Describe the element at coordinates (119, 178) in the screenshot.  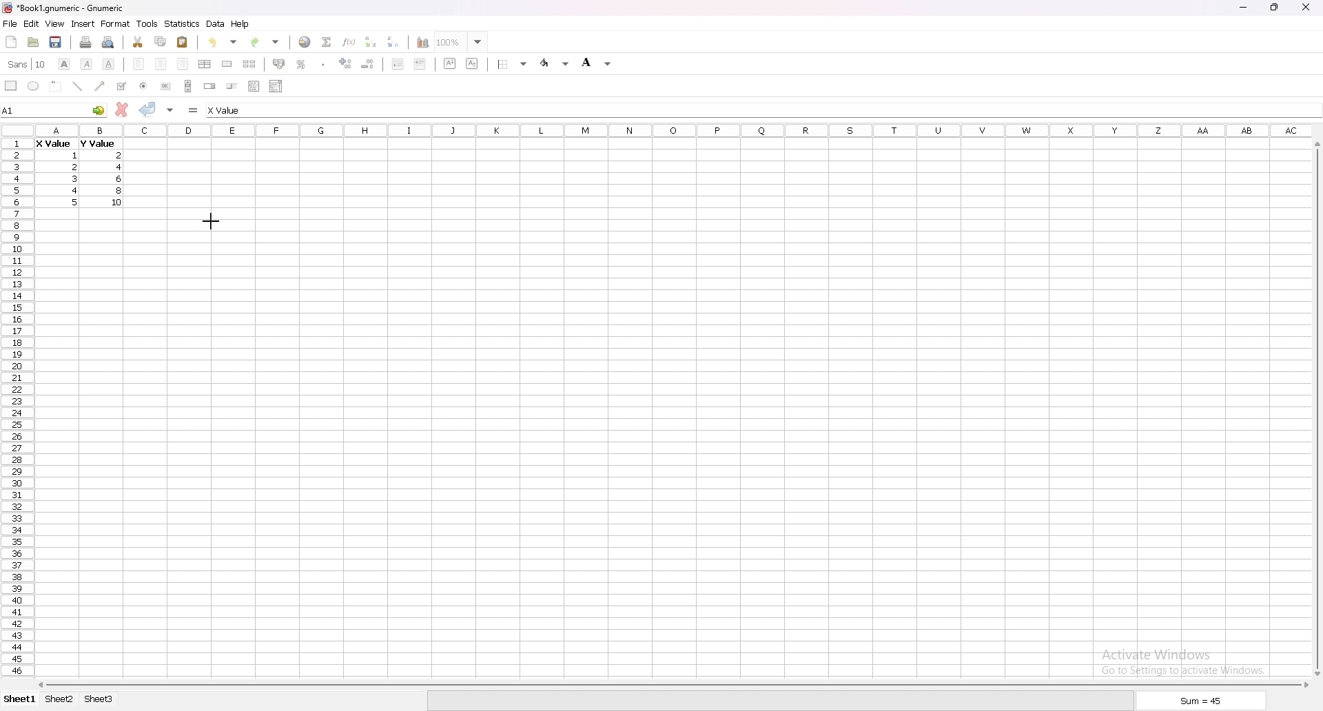
I see `value` at that location.